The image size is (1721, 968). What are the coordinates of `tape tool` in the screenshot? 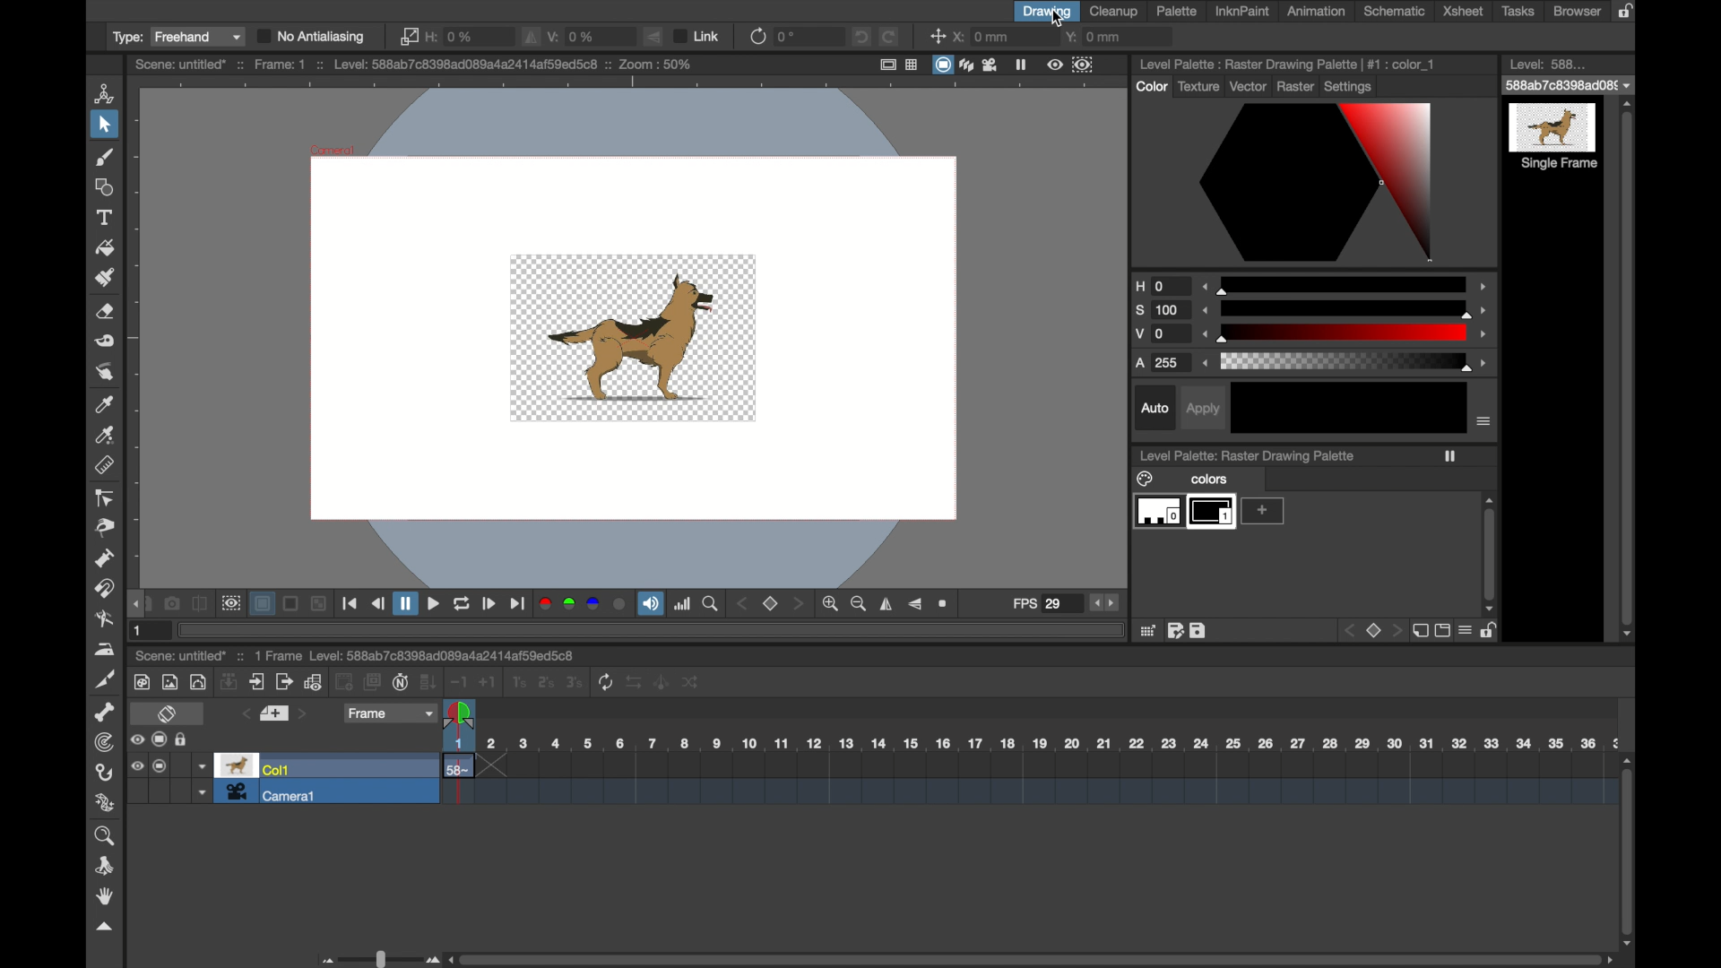 It's located at (106, 341).